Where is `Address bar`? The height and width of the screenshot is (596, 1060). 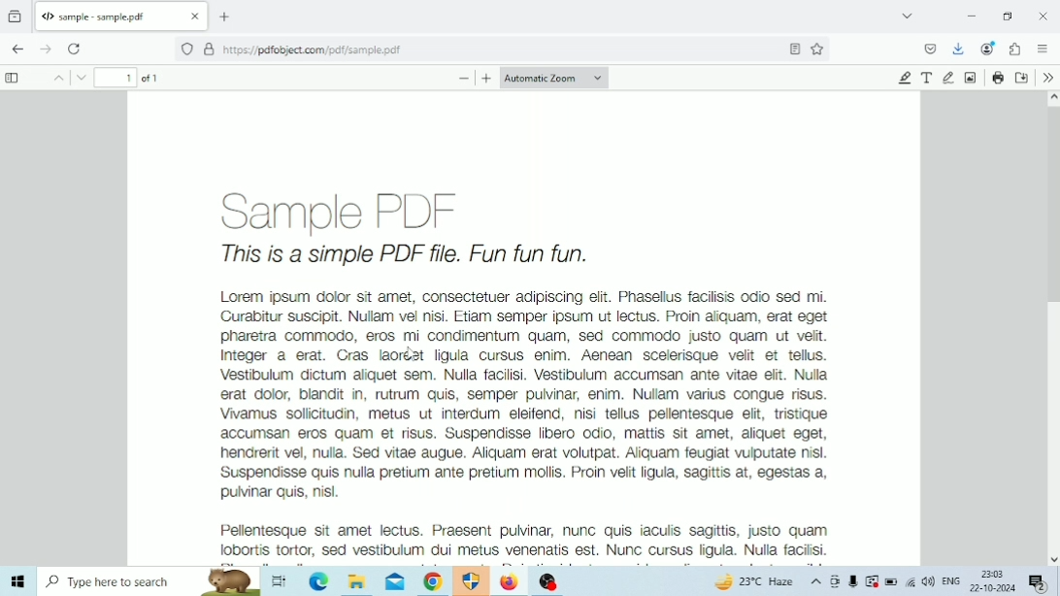
Address bar is located at coordinates (486, 50).